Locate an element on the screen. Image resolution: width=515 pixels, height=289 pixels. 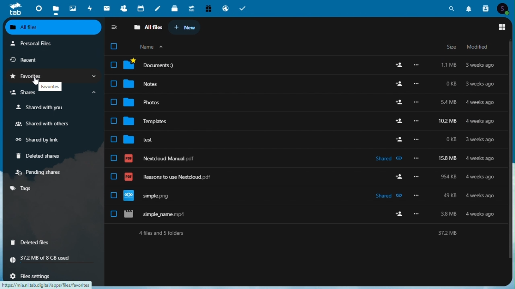
tab is located at coordinates (14, 10).